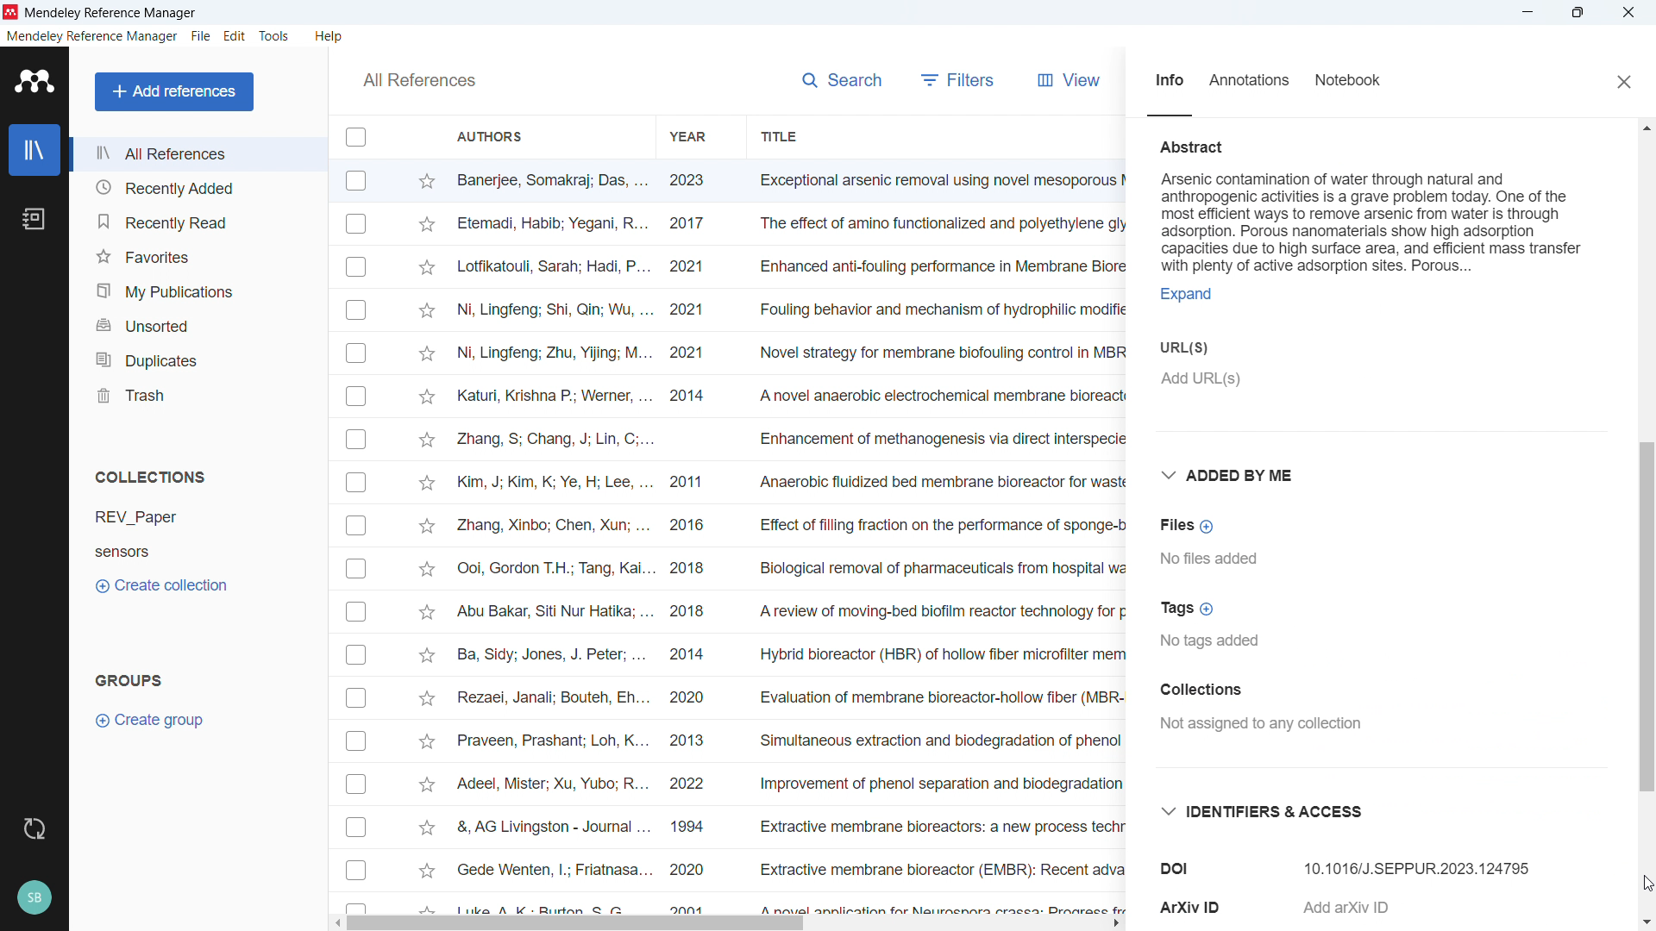 Image resolution: width=1656 pixels, height=931 pixels. I want to click on ni,lingfeng;shi,qin,wu, so click(555, 309).